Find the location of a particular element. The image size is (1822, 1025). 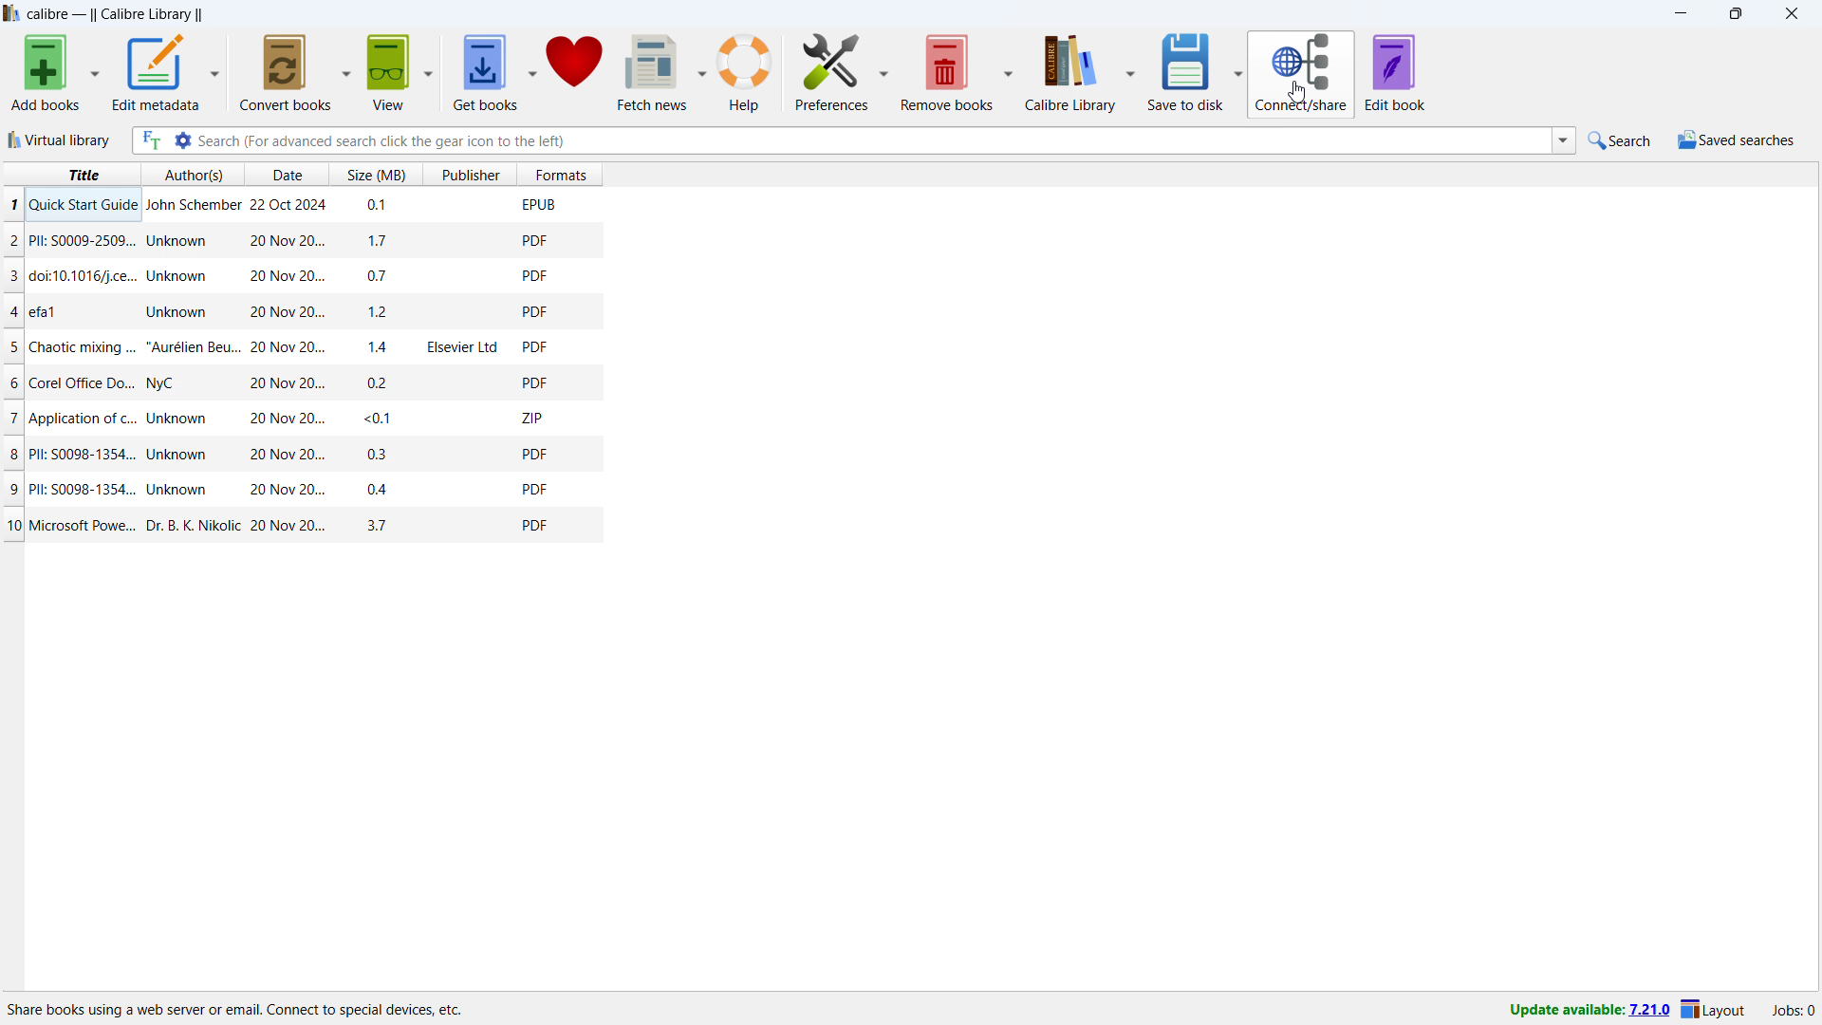

edit book is located at coordinates (1396, 73).